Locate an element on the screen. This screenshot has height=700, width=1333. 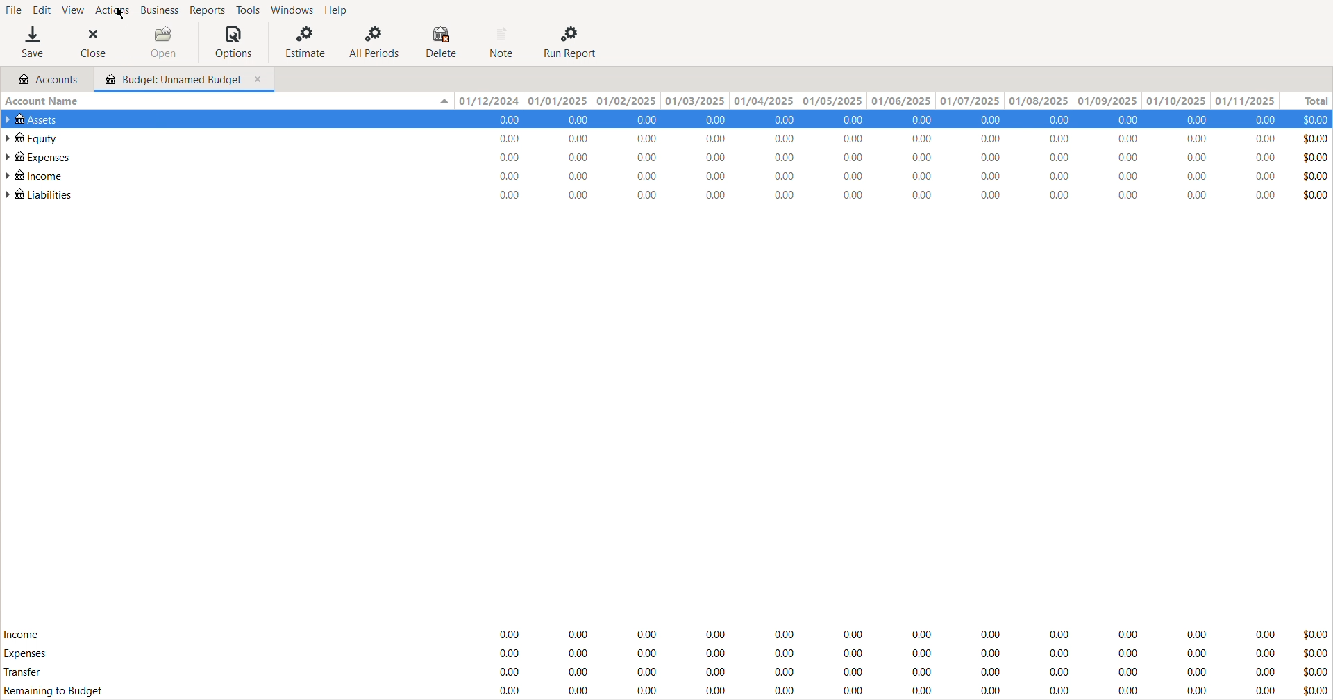
Edit is located at coordinates (40, 8).